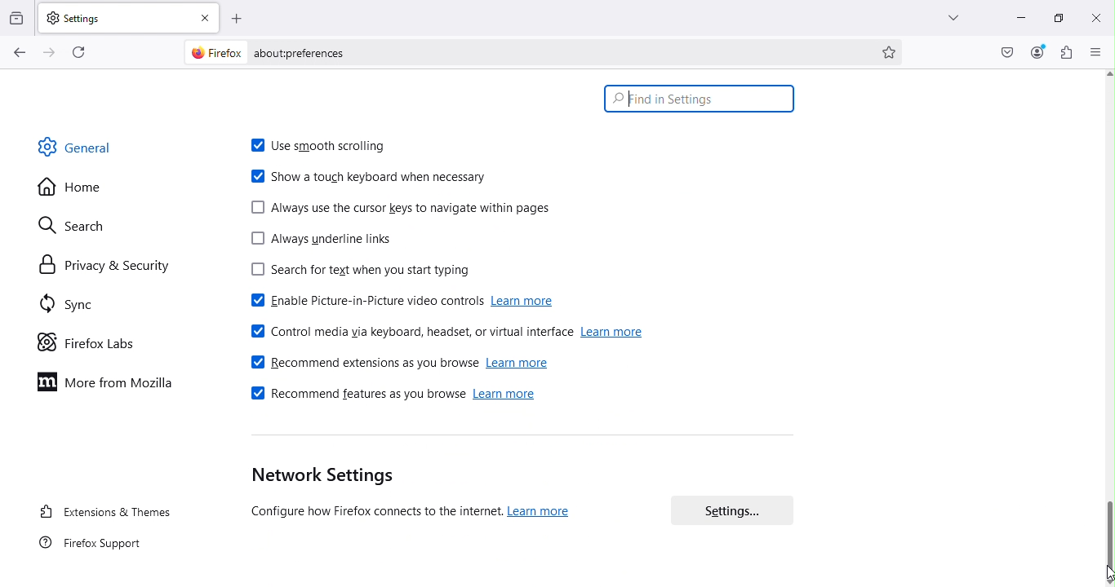  What do you see at coordinates (321, 142) in the screenshot?
I see `Use smooth scrolling` at bounding box center [321, 142].